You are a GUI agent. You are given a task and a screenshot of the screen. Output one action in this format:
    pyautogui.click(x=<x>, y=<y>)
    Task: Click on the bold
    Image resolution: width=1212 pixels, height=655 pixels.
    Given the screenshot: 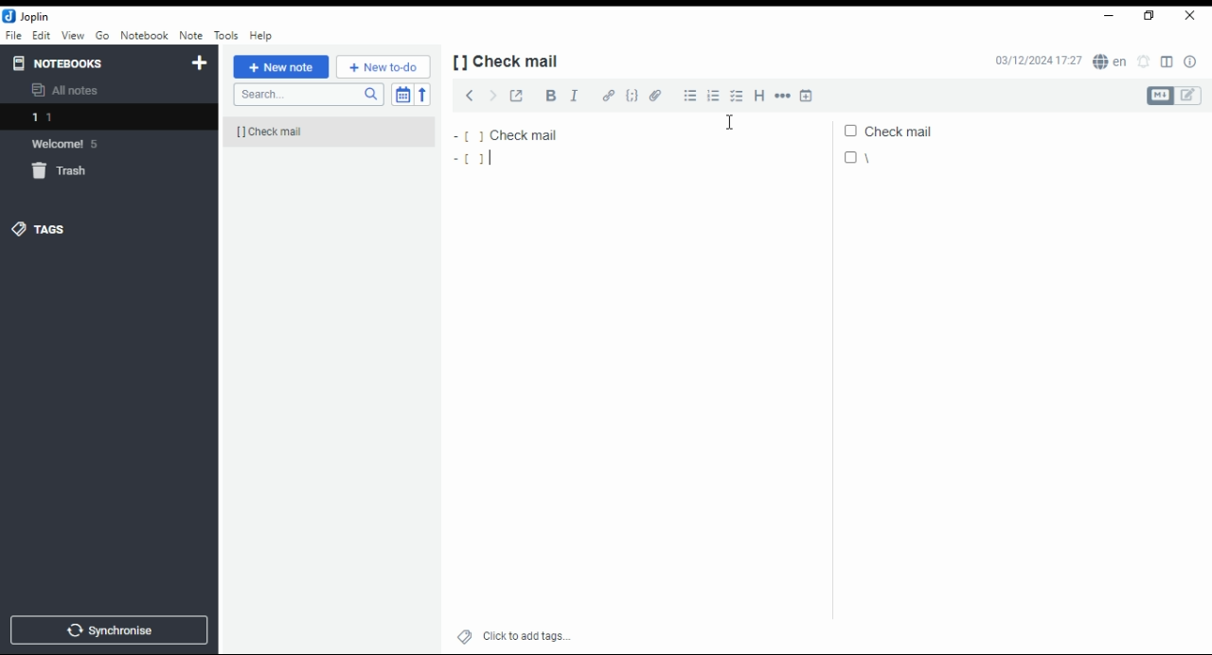 What is the action you would take?
    pyautogui.click(x=547, y=96)
    